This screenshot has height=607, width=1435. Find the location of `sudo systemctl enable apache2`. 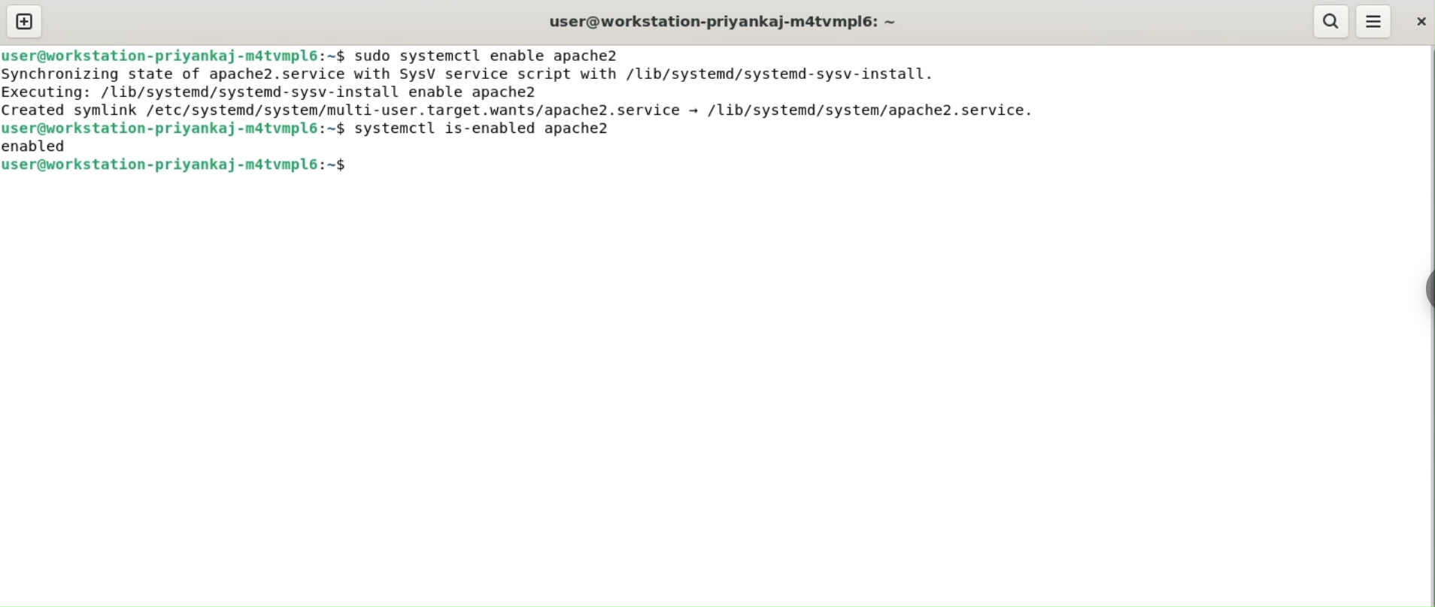

sudo systemctl enable apache2 is located at coordinates (487, 56).